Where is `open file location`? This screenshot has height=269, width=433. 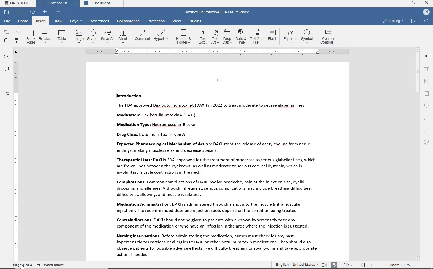 open file location is located at coordinates (414, 21).